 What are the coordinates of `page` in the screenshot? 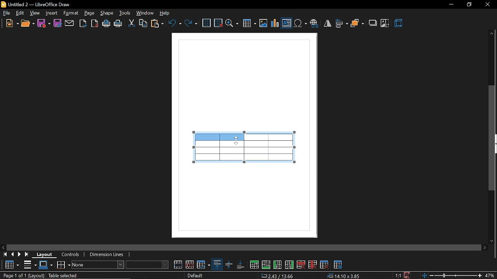 It's located at (89, 12).